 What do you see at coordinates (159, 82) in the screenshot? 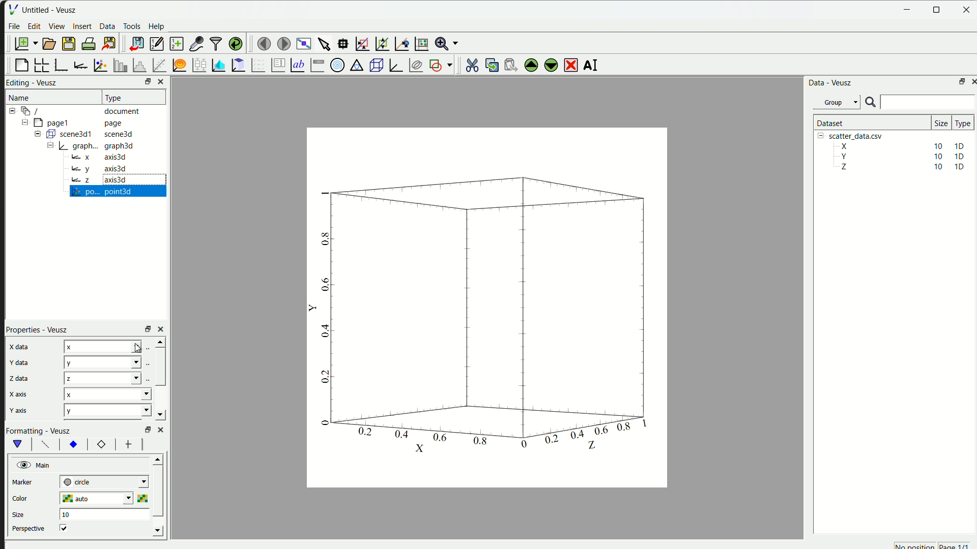
I see `close` at bounding box center [159, 82].